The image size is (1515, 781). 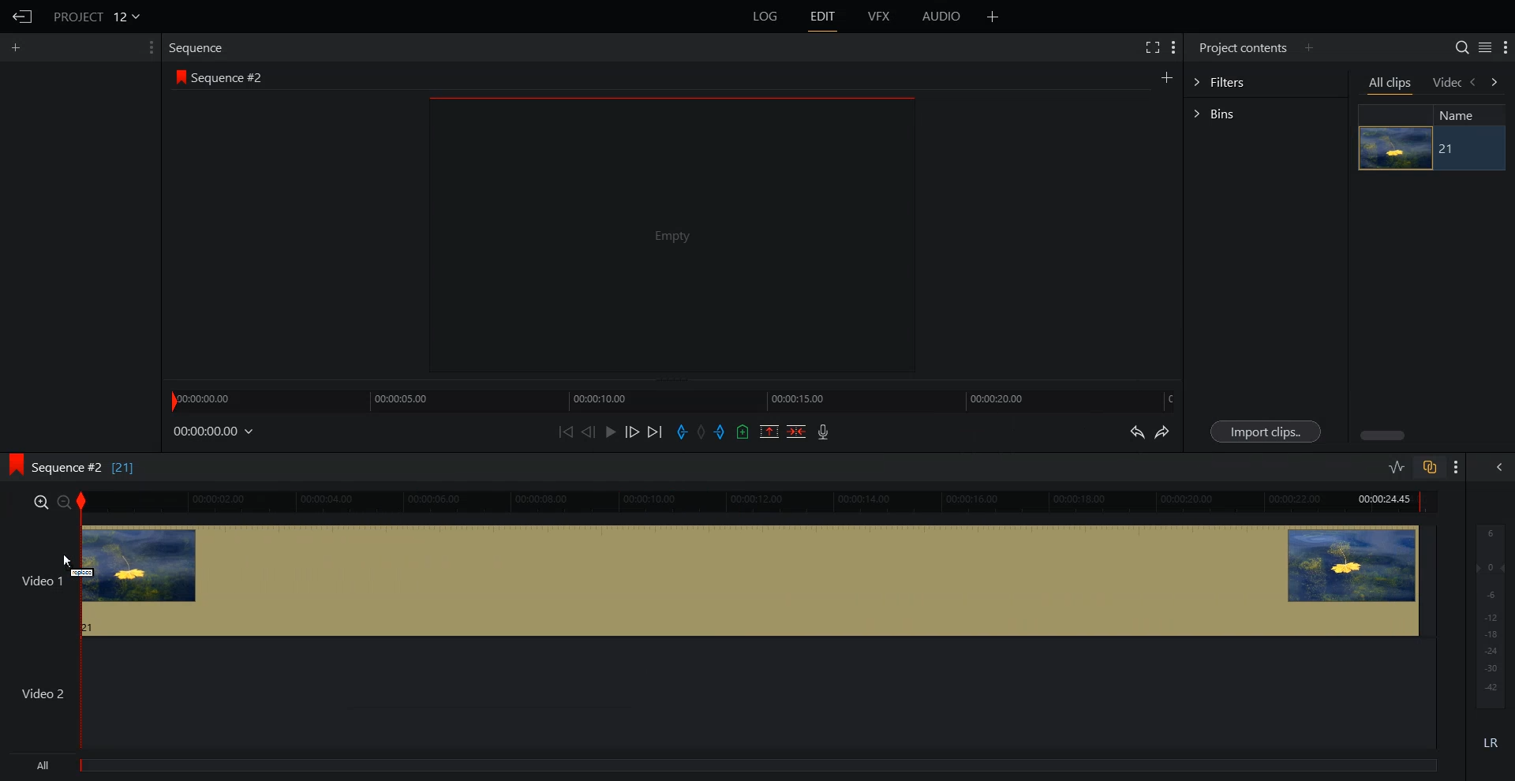 I want to click on All clips, so click(x=1391, y=85).